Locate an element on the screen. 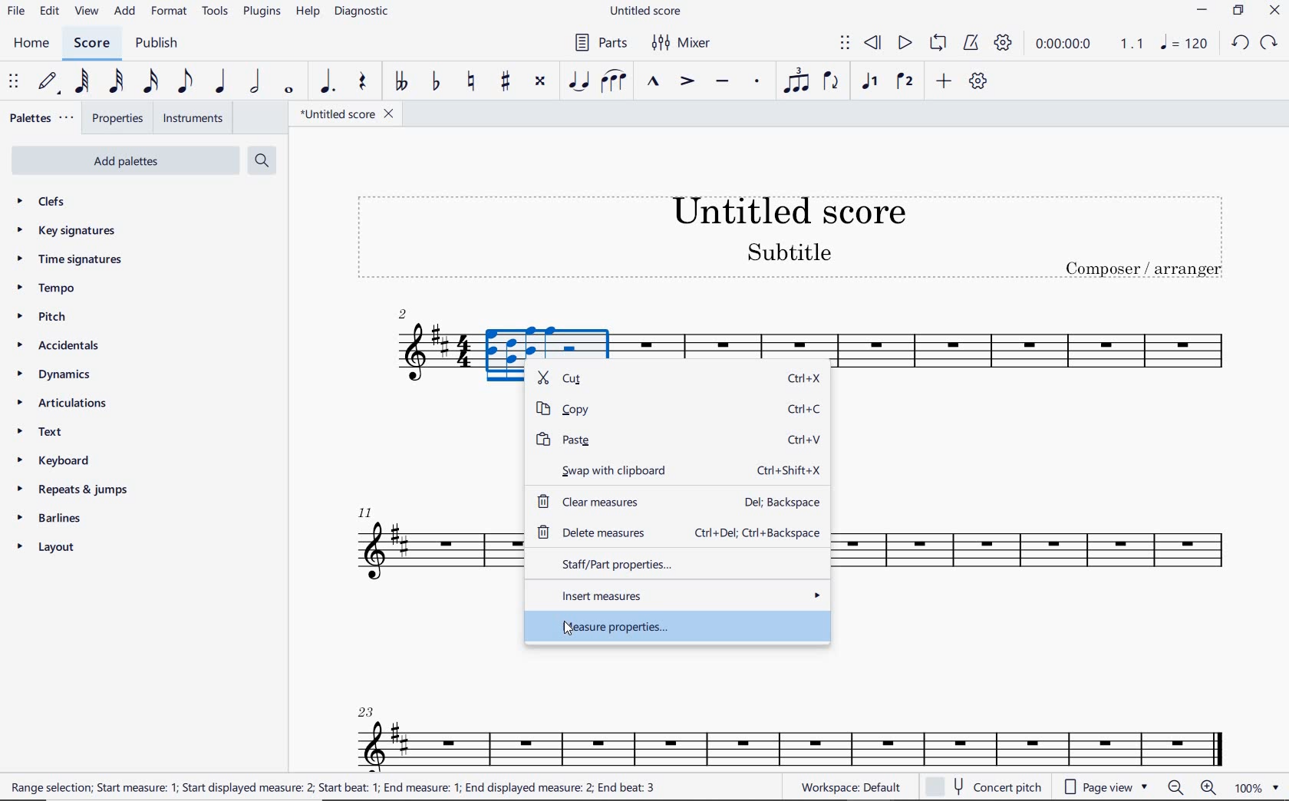  INSTRUMENT: TENOR SAXOPHONE is located at coordinates (434, 349).